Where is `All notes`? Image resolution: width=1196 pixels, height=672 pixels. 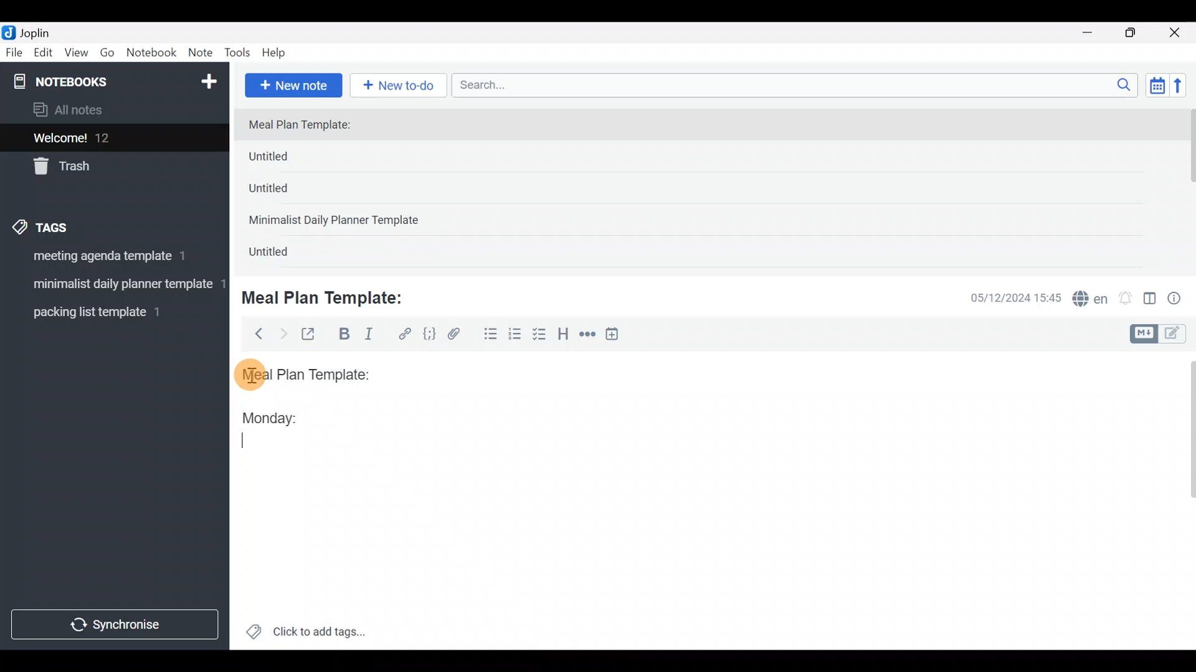
All notes is located at coordinates (112, 111).